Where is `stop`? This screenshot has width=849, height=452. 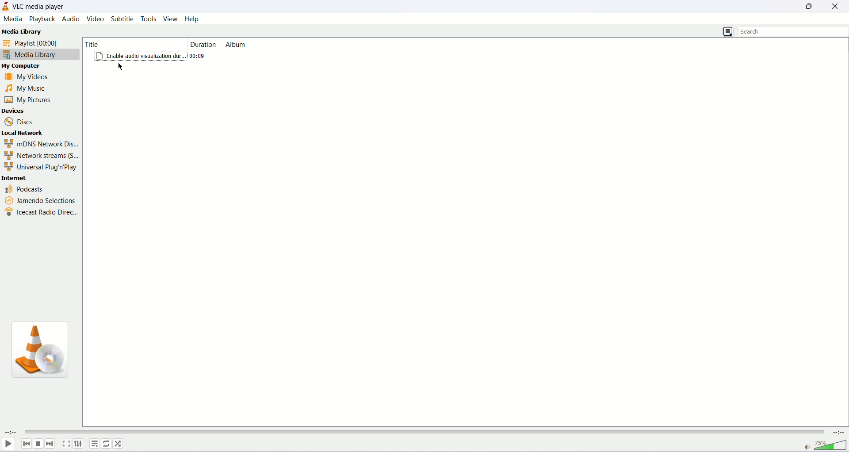
stop is located at coordinates (38, 444).